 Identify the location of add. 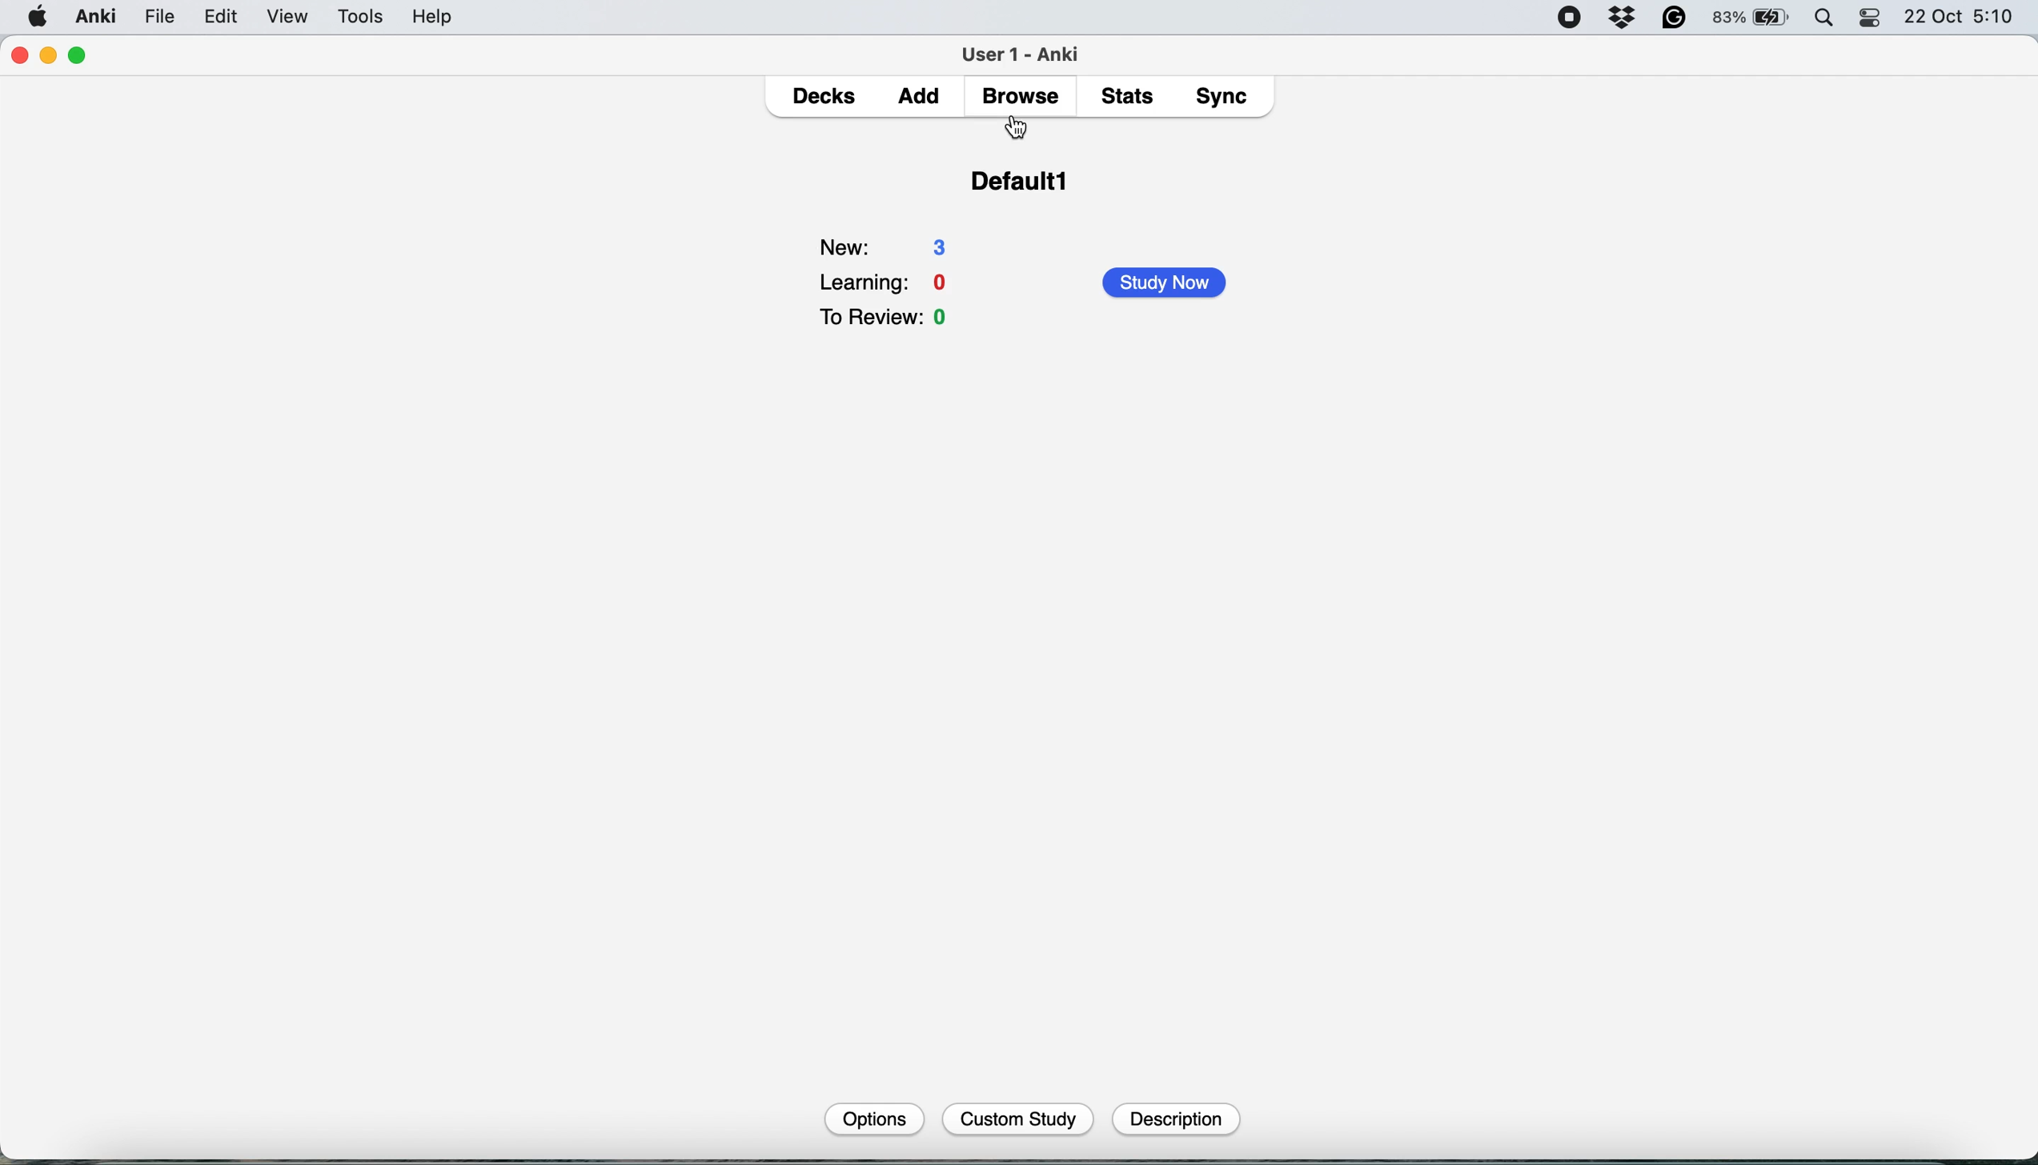
(924, 98).